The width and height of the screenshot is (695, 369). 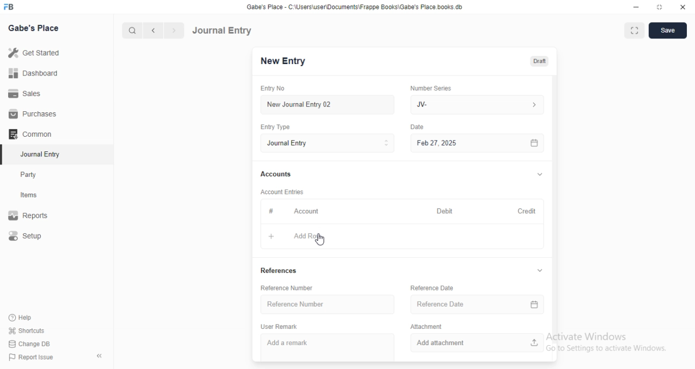 What do you see at coordinates (279, 174) in the screenshot?
I see `Accounts` at bounding box center [279, 174].